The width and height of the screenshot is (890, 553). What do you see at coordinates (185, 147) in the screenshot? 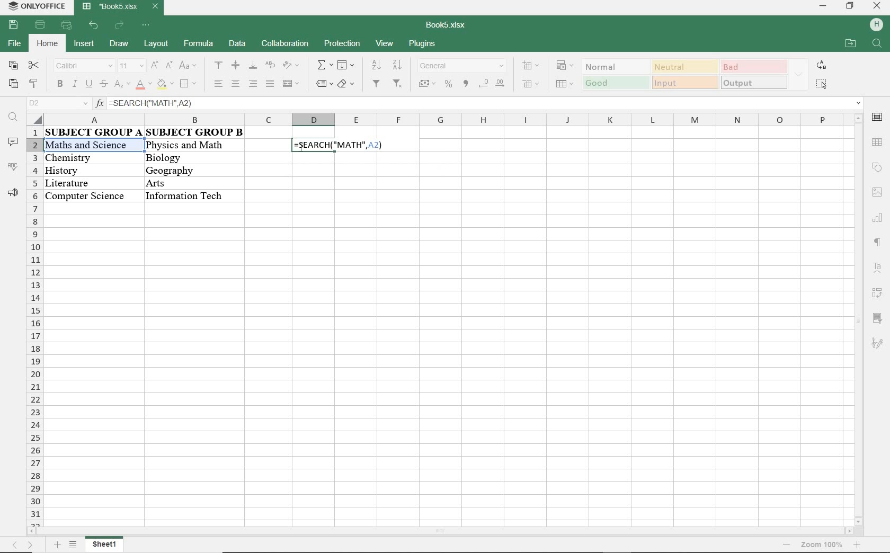
I see `physics and math` at bounding box center [185, 147].